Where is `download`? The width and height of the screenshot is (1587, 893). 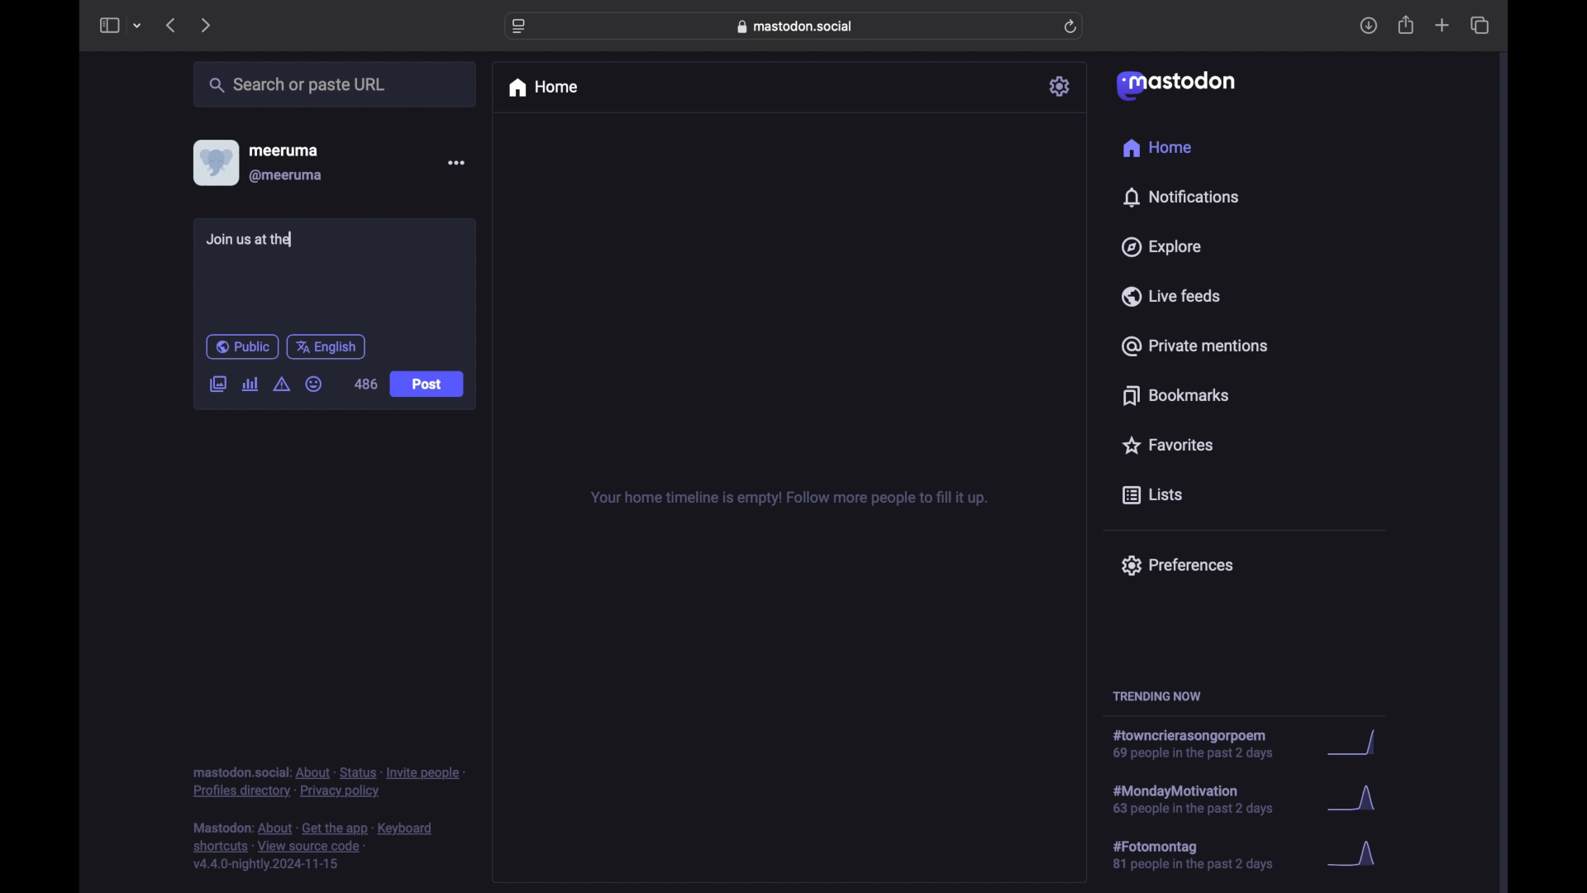 download is located at coordinates (1369, 26).